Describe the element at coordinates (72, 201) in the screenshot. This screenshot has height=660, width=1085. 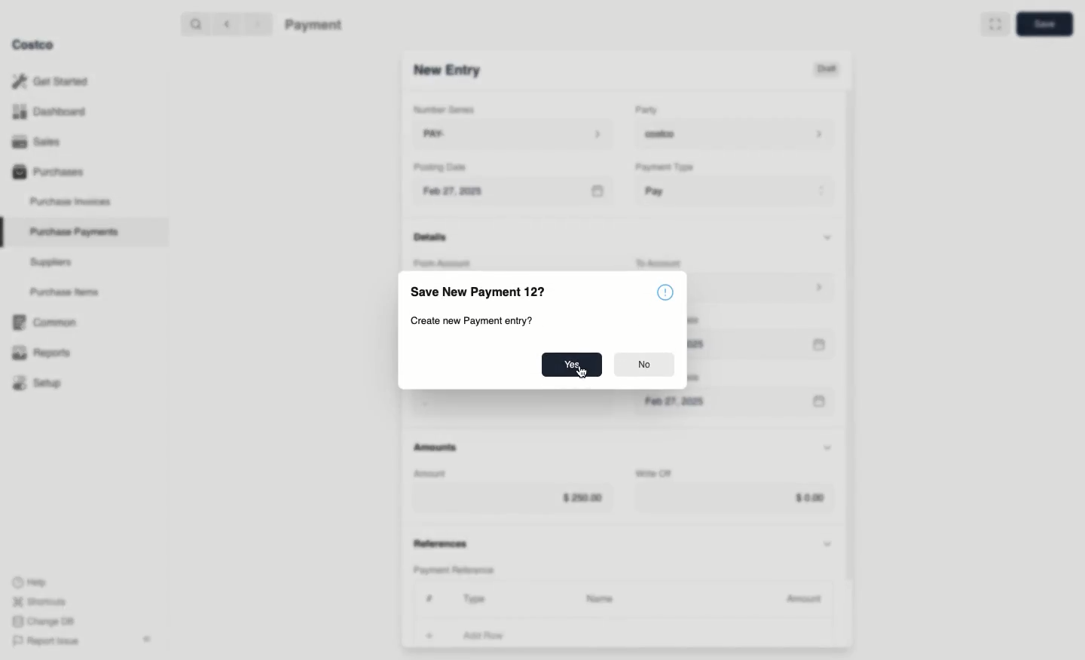
I see `Purchase Invoices` at that location.